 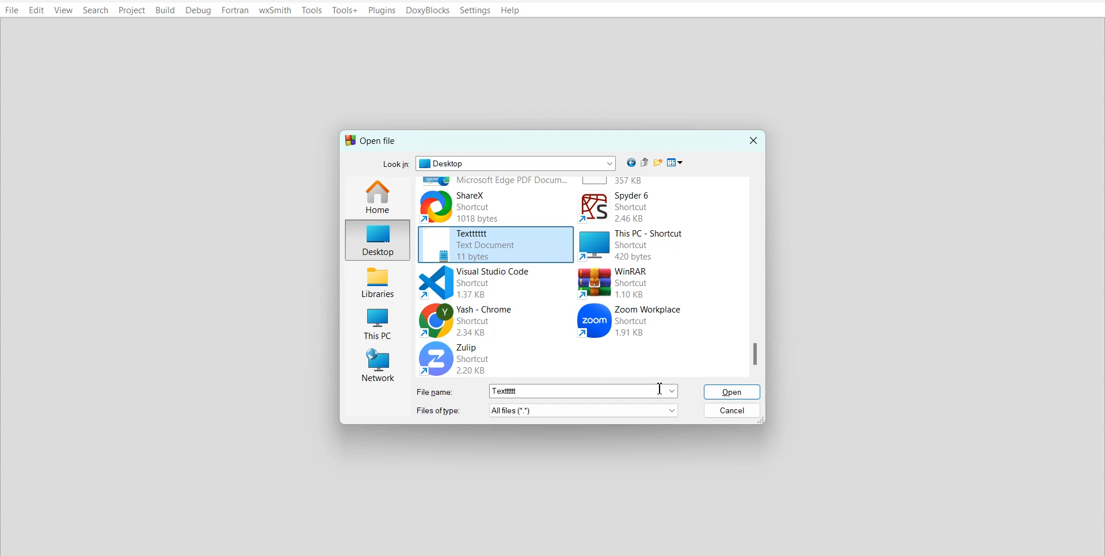 I want to click on DoxyBlocks, so click(x=428, y=11).